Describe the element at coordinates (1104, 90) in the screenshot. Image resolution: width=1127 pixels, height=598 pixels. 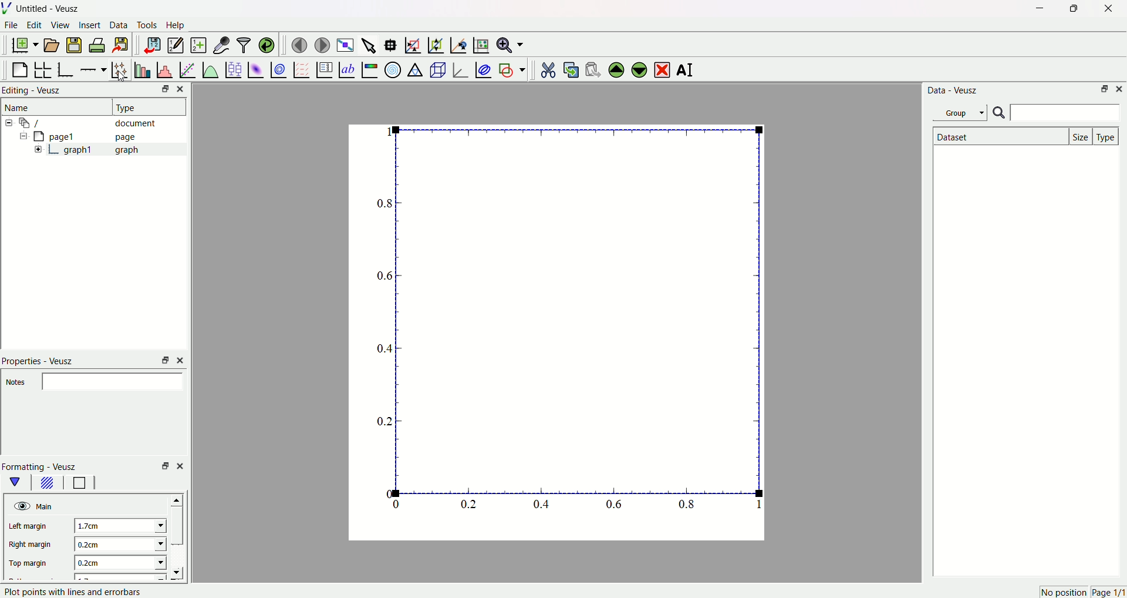
I see `Minimize` at that location.